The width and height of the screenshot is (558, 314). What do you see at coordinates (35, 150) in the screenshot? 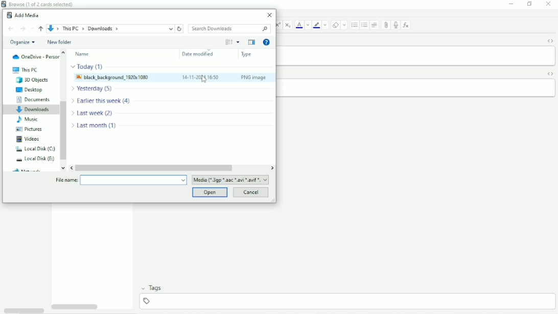
I see `Local Disk (C:)` at bounding box center [35, 150].